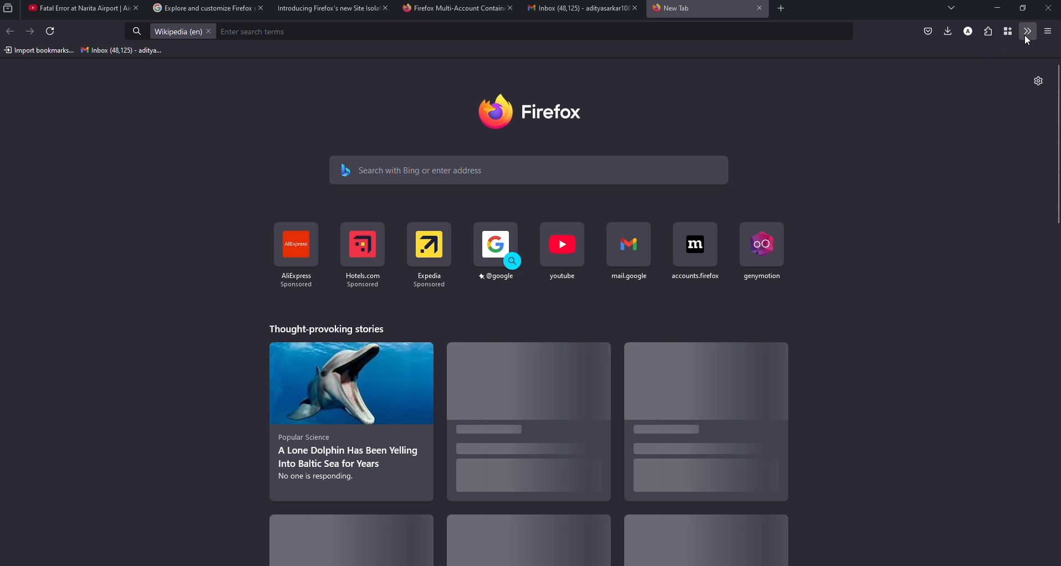 The image size is (1061, 566). What do you see at coordinates (571, 9) in the screenshot?
I see `tab` at bounding box center [571, 9].